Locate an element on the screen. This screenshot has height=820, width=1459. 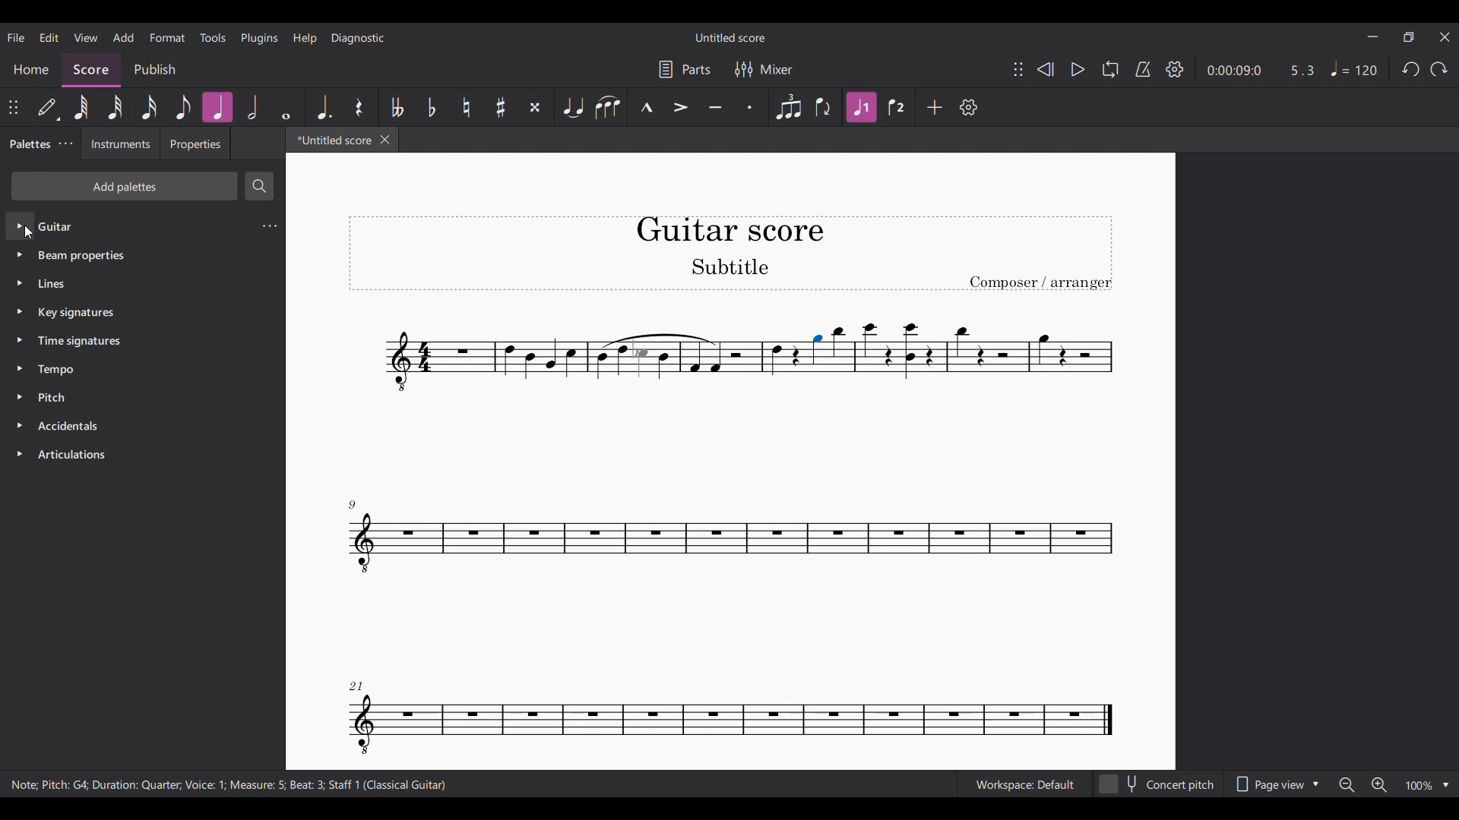
Mixer settings is located at coordinates (764, 69).